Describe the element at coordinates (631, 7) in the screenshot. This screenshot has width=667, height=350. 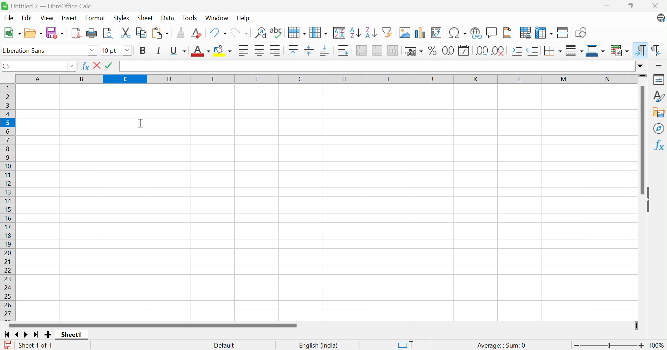
I see `Restore down` at that location.